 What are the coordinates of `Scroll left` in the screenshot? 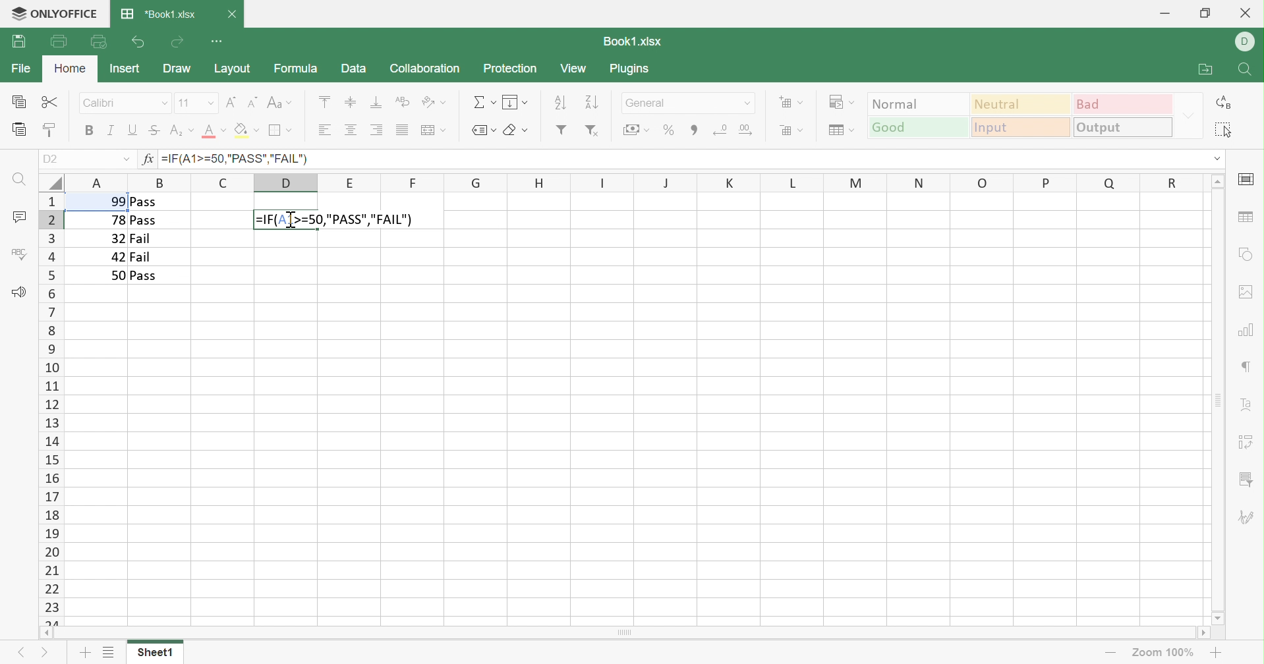 It's located at (45, 634).